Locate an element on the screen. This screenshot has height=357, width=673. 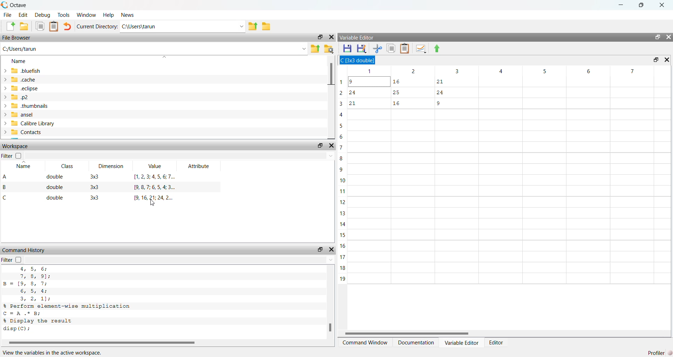
Checkbox is located at coordinates (18, 155).